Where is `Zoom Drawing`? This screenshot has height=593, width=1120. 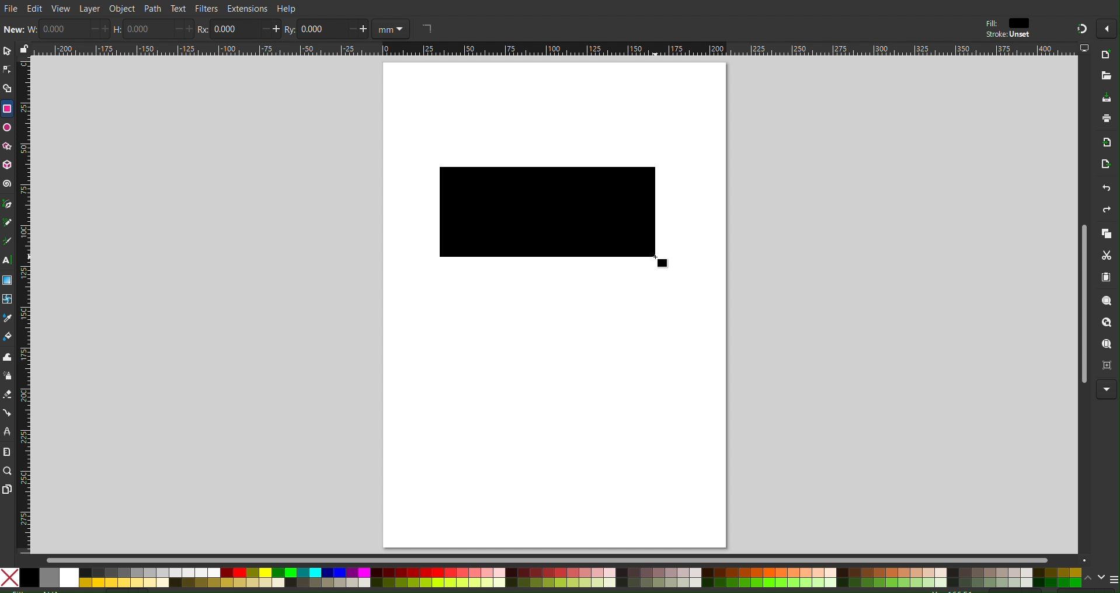 Zoom Drawing is located at coordinates (1108, 325).